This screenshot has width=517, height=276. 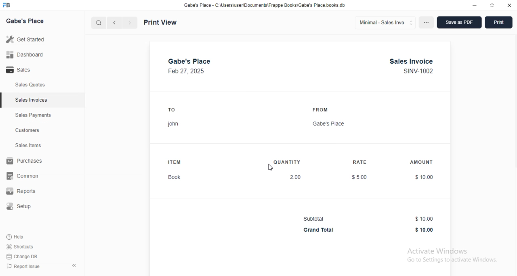 What do you see at coordinates (33, 115) in the screenshot?
I see `sales payments` at bounding box center [33, 115].